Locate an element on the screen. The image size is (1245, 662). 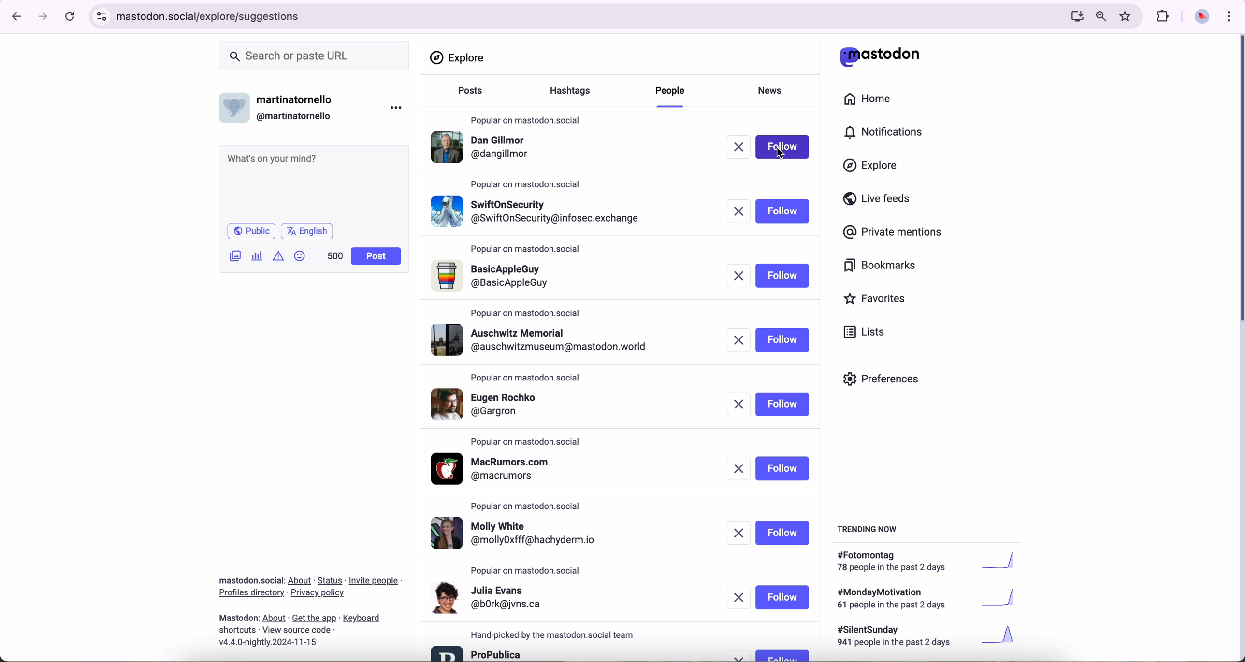
navigate foward is located at coordinates (43, 17).